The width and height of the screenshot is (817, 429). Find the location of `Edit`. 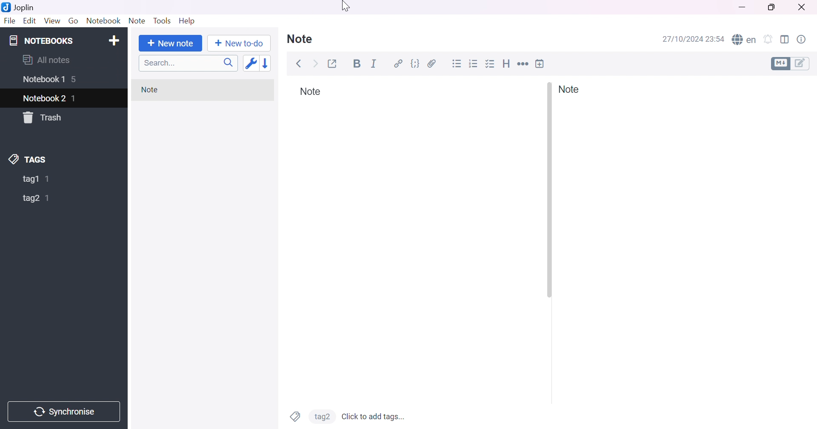

Edit is located at coordinates (30, 22).